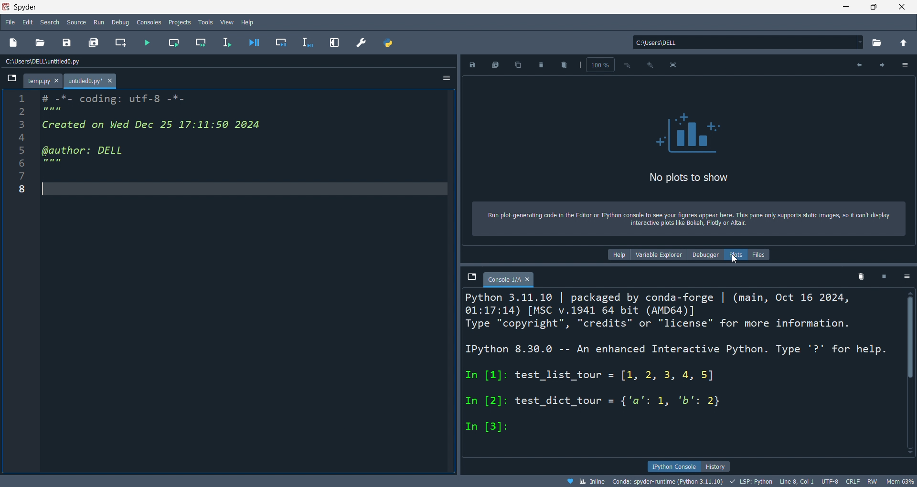 This screenshot has height=487, width=917. I want to click on save all, so click(94, 43).